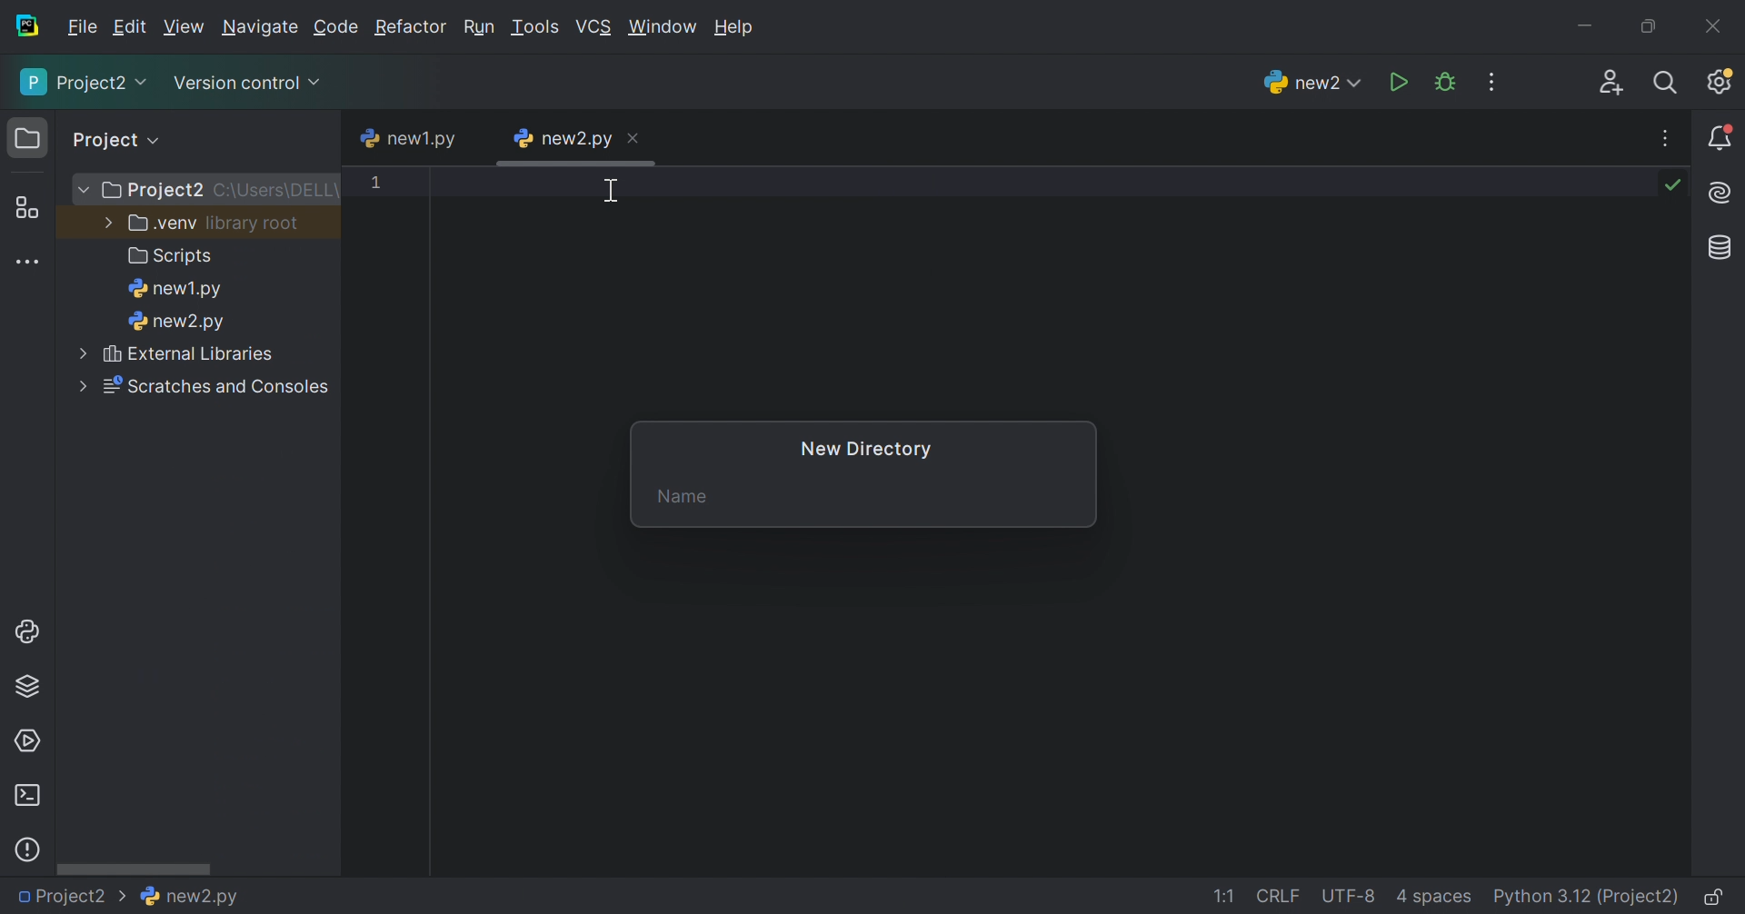 This screenshot has width=1745, height=914. I want to click on .venv, so click(162, 223).